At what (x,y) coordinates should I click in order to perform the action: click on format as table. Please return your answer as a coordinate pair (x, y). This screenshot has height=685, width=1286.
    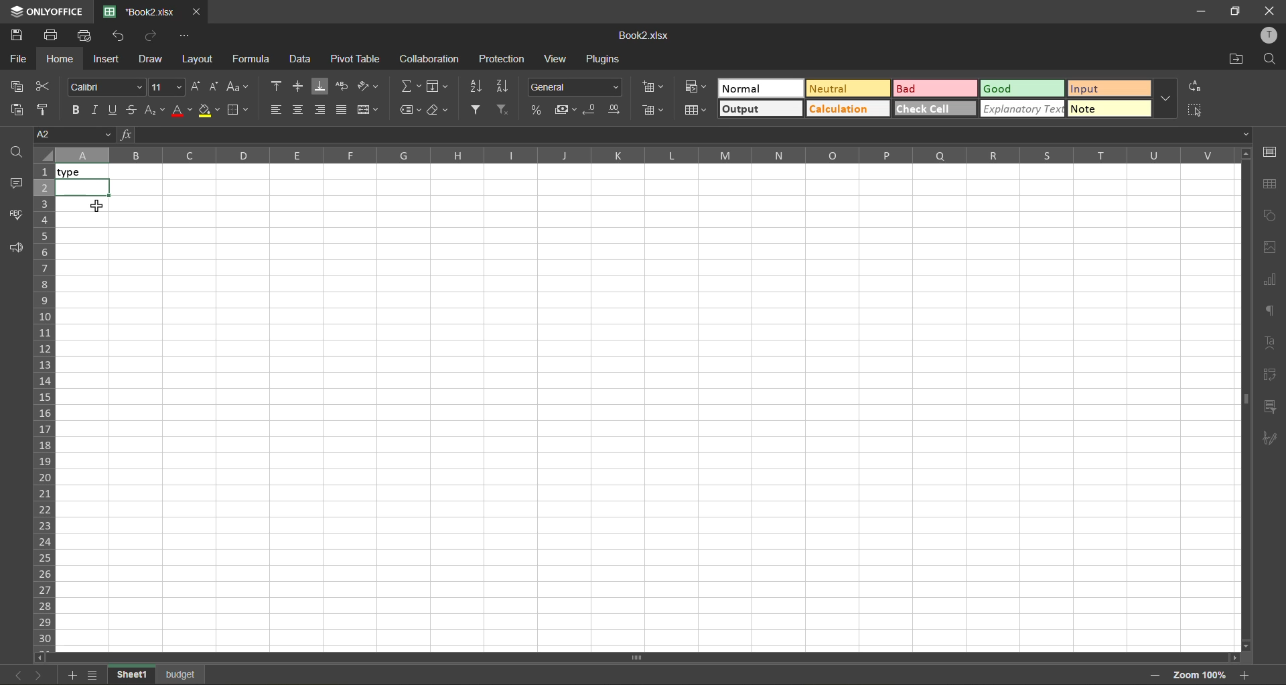
    Looking at the image, I should click on (695, 110).